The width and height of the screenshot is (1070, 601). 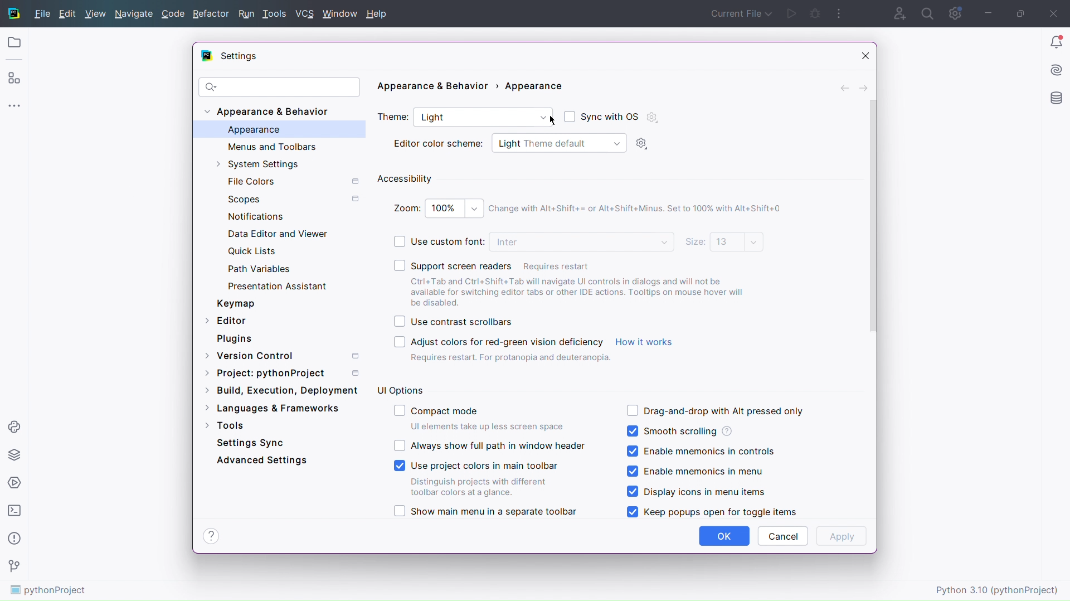 I want to click on Enable mnemonics in controls, so click(x=700, y=452).